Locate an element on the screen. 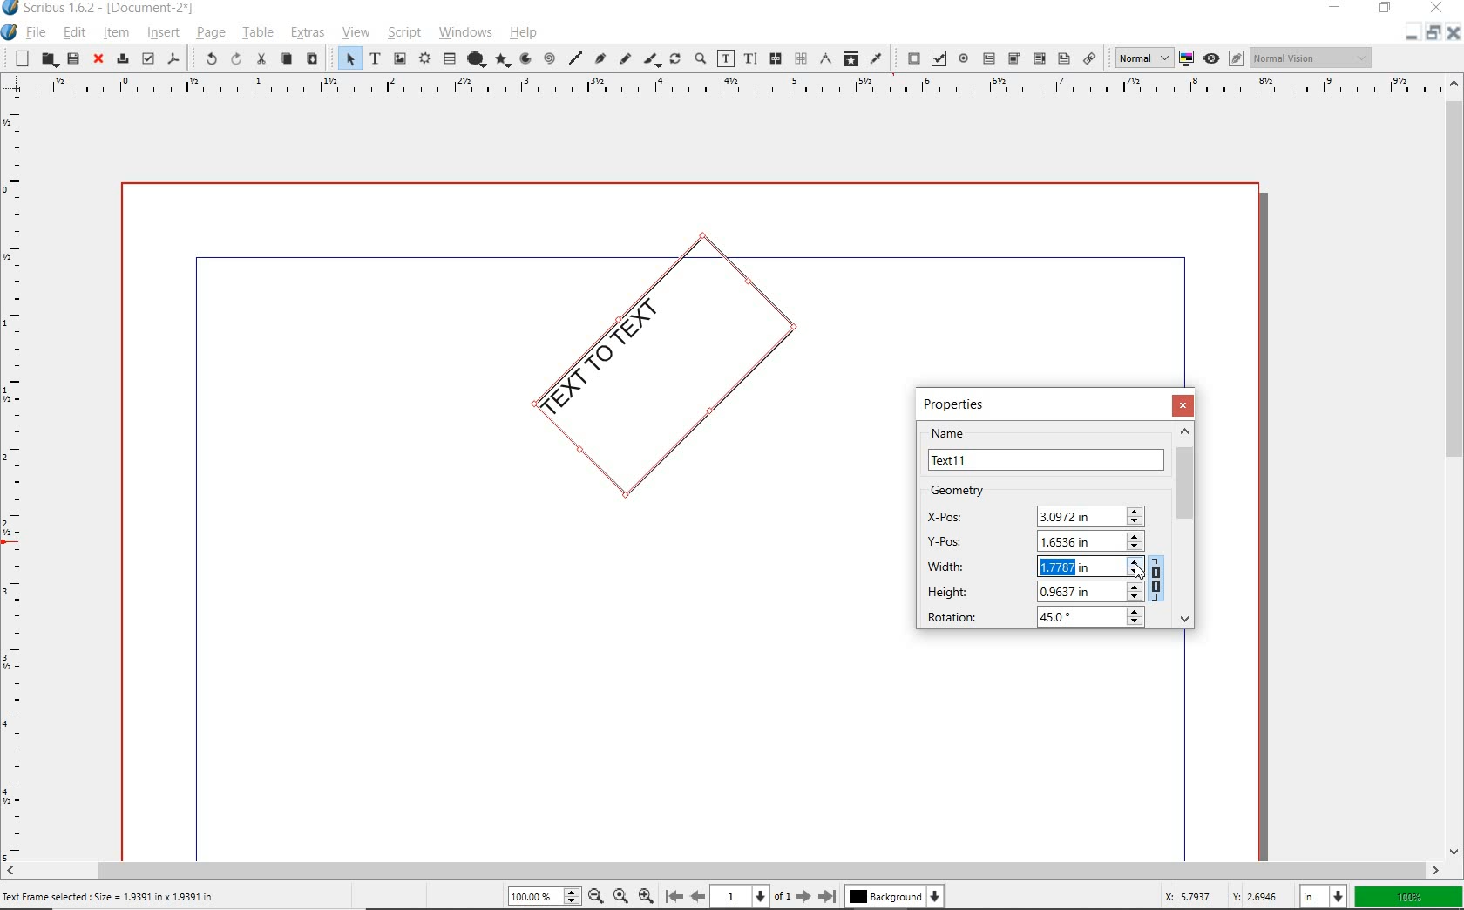 Image resolution: width=1464 pixels, height=910 pixels. Bezier curve is located at coordinates (600, 58).